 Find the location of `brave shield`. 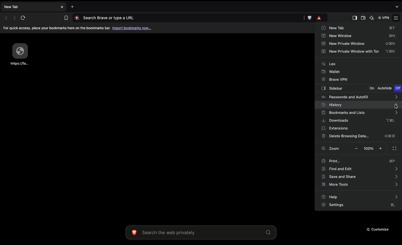

brave shield is located at coordinates (310, 18).